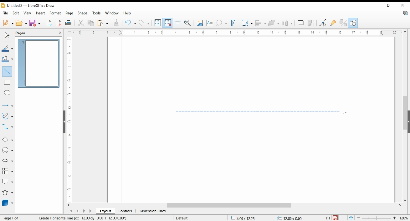 The height and width of the screenshot is (221, 410). What do you see at coordinates (247, 23) in the screenshot?
I see `transformations` at bounding box center [247, 23].